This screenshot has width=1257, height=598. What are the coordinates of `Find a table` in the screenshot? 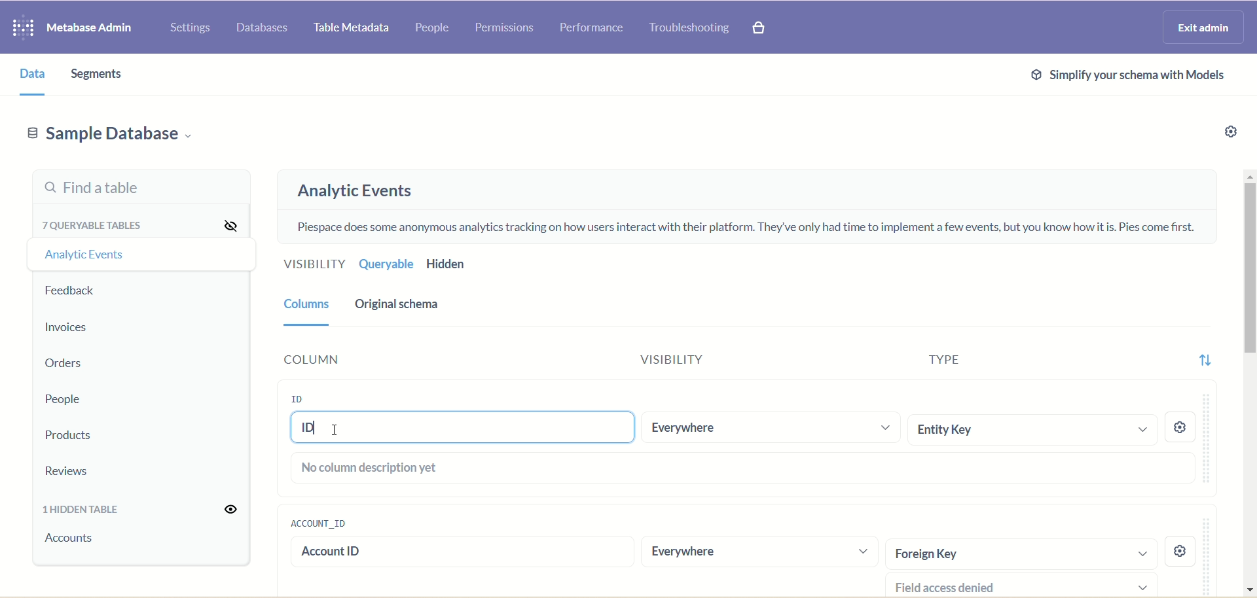 It's located at (137, 186).